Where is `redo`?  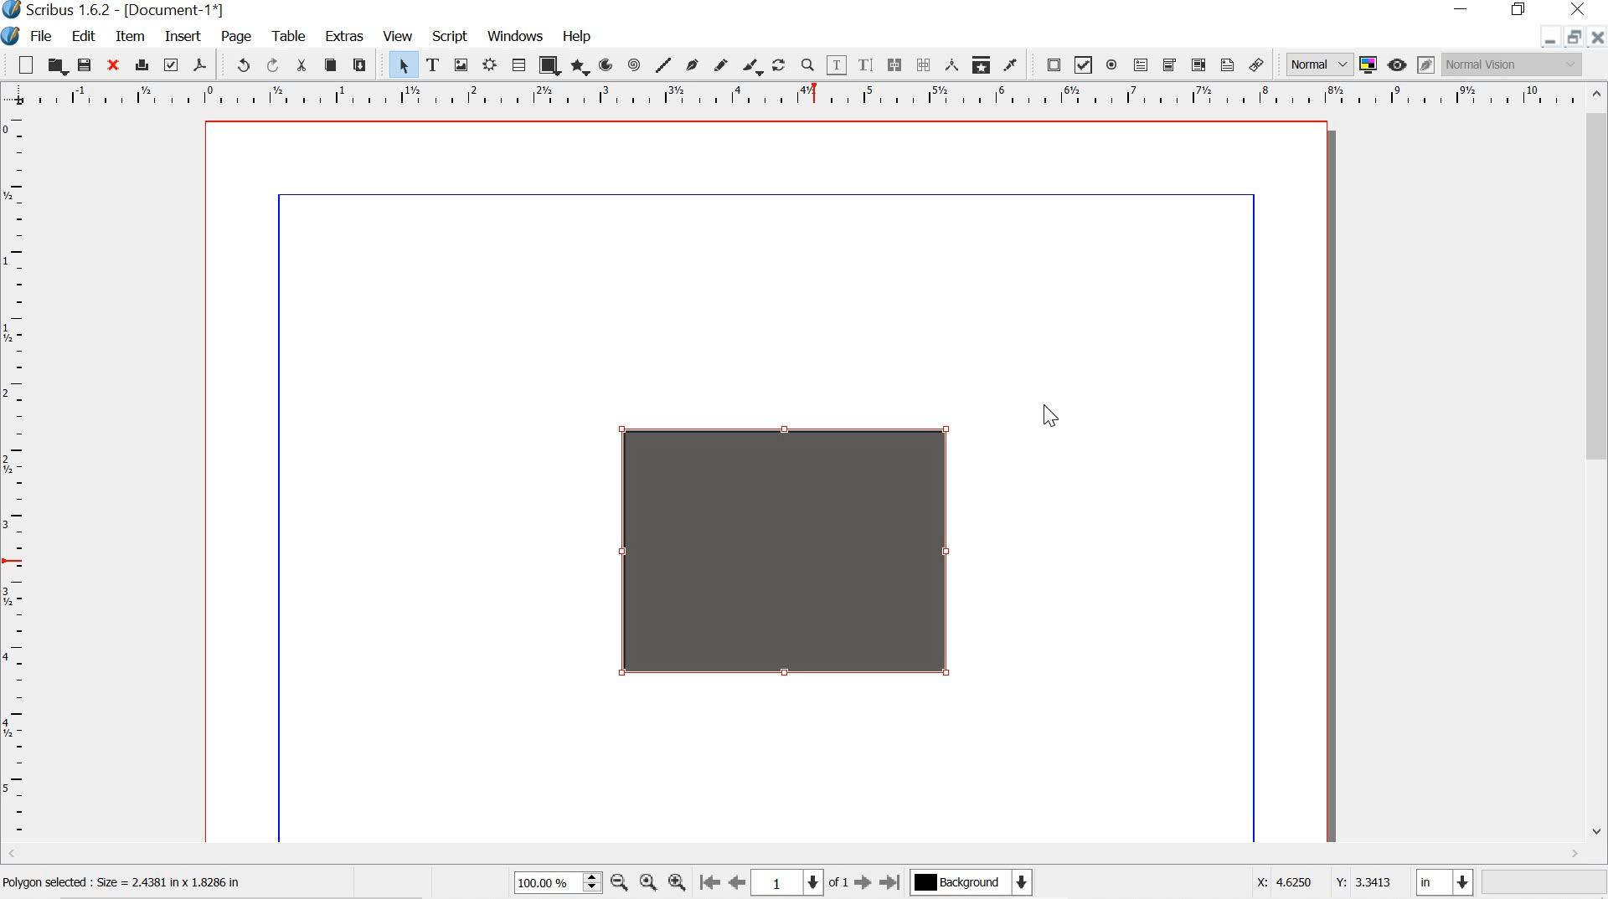
redo is located at coordinates (276, 66).